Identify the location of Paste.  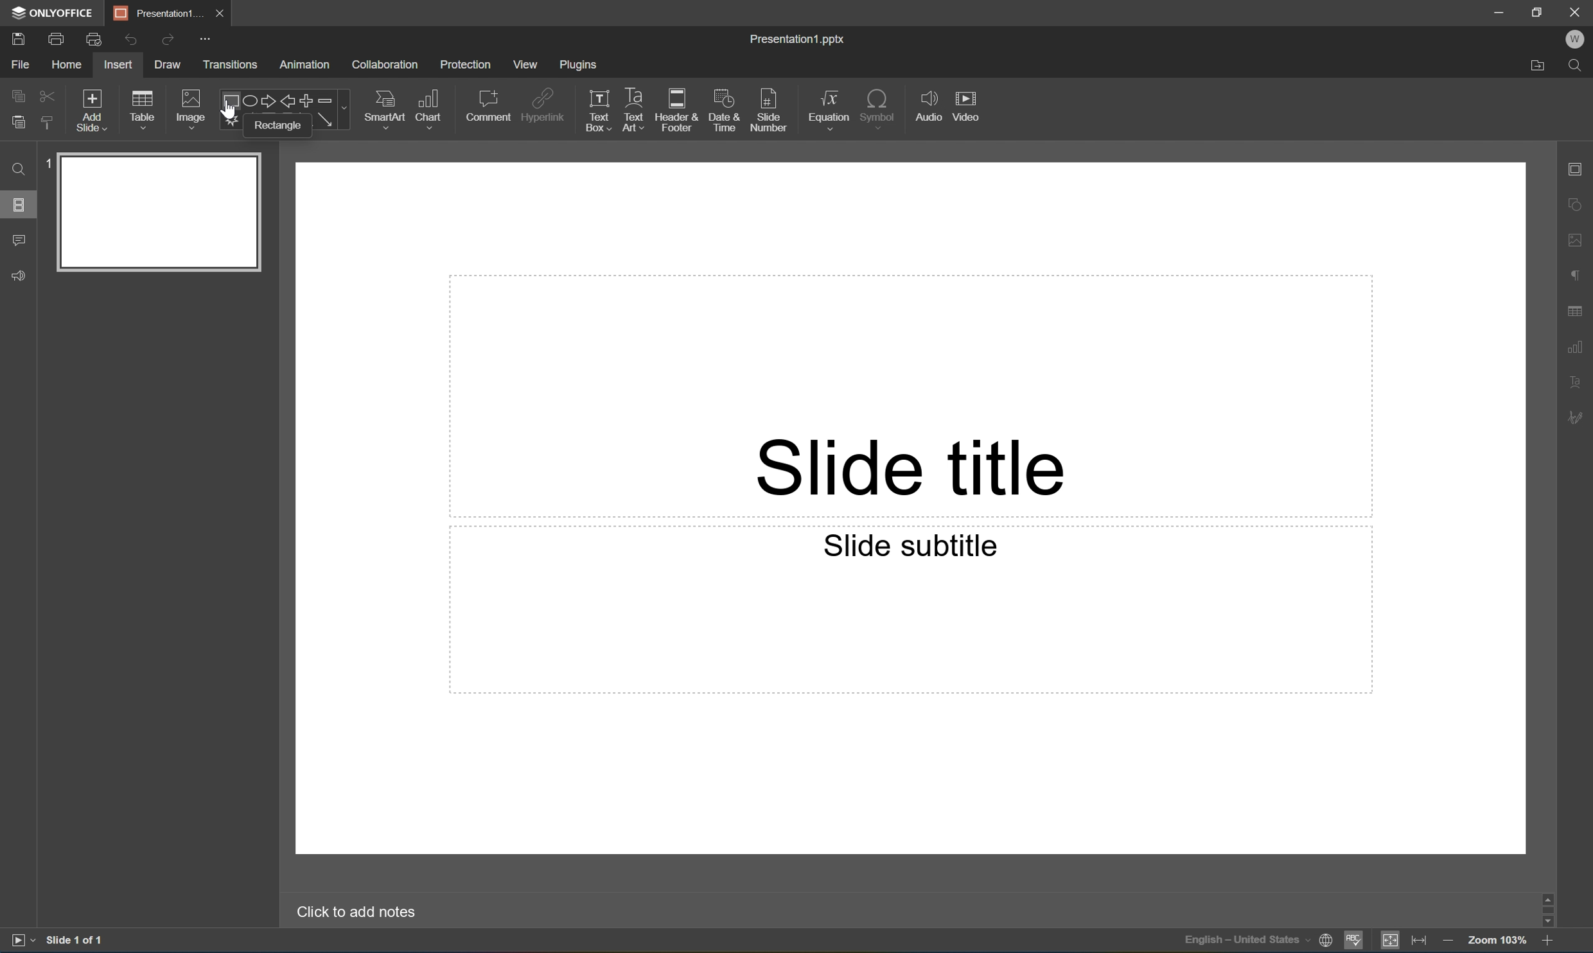
(18, 123).